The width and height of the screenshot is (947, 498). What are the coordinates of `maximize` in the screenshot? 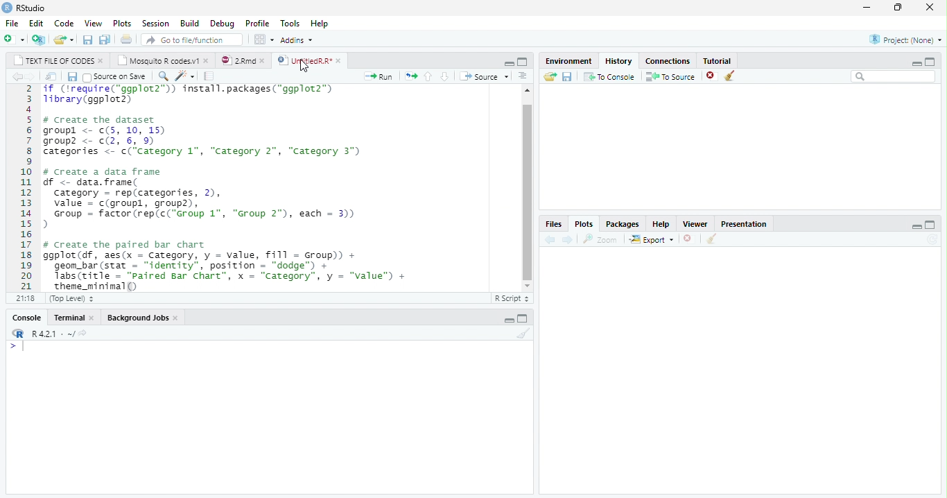 It's located at (931, 225).